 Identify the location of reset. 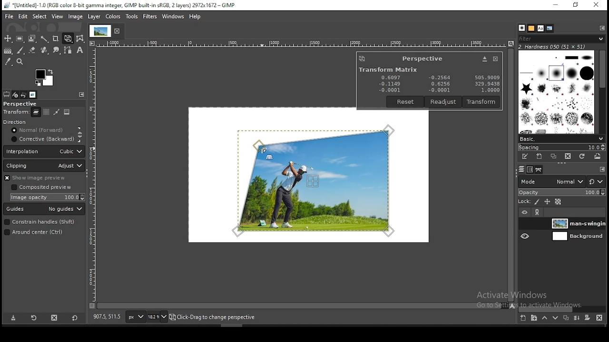
(406, 102).